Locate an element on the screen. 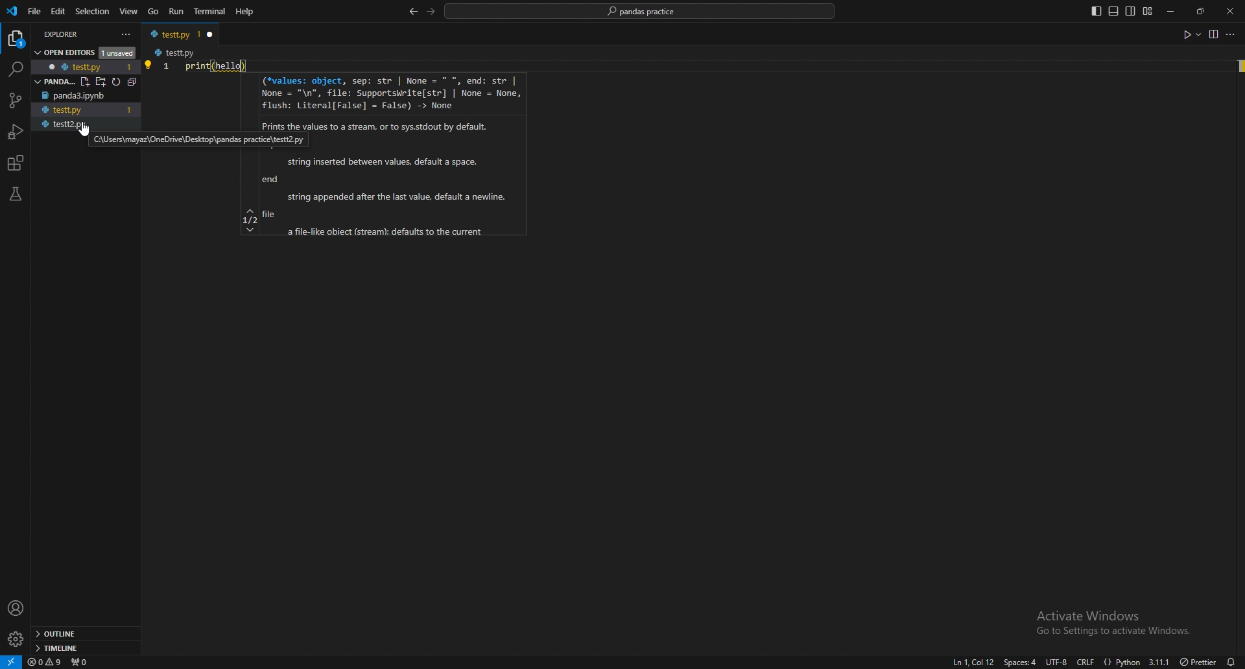 The image size is (1245, 669). testt.py is located at coordinates (174, 53).